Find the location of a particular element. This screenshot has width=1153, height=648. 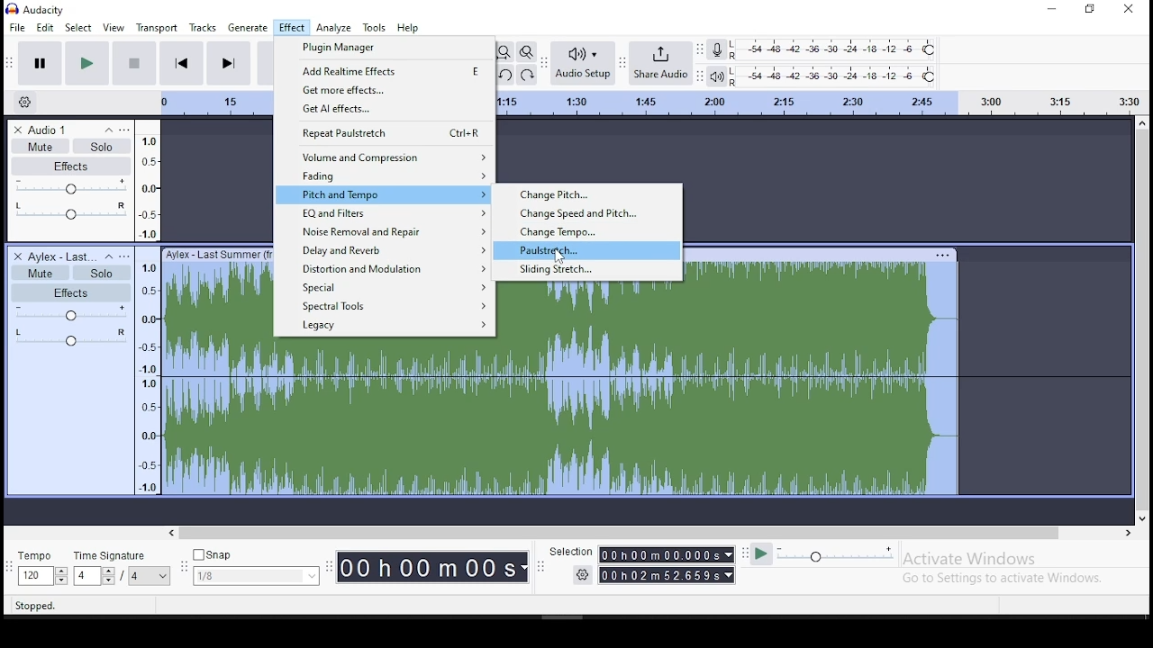

tempo is located at coordinates (41, 569).